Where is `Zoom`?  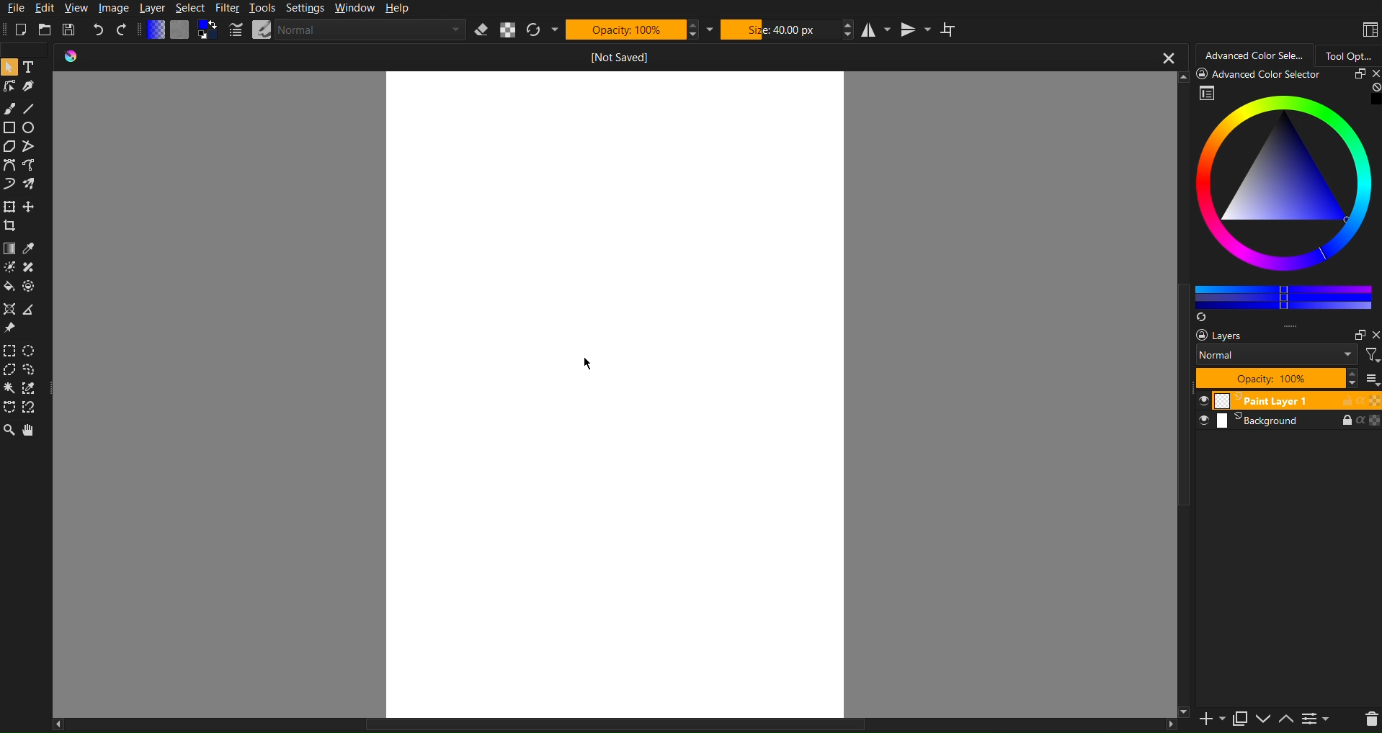
Zoom is located at coordinates (9, 431).